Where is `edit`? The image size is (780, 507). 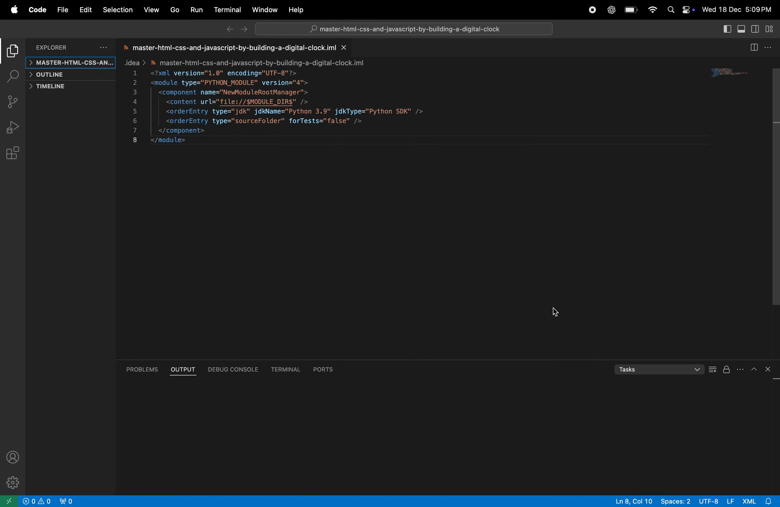 edit is located at coordinates (85, 9).